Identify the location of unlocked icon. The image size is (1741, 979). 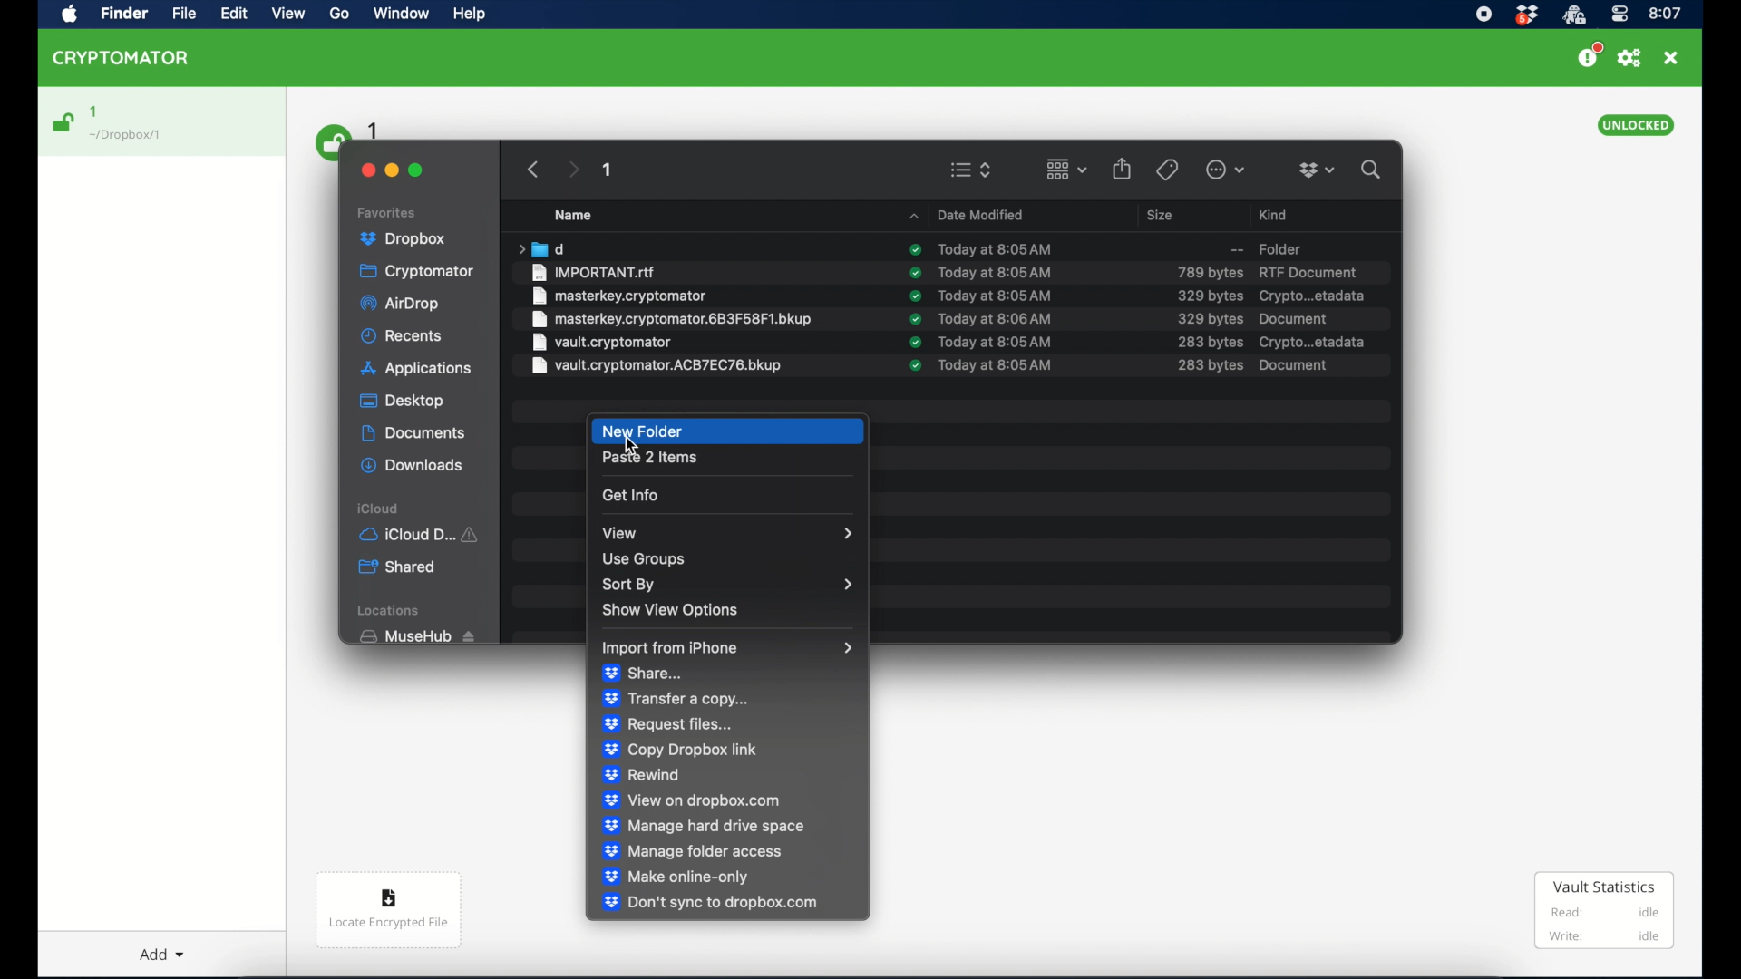
(64, 122).